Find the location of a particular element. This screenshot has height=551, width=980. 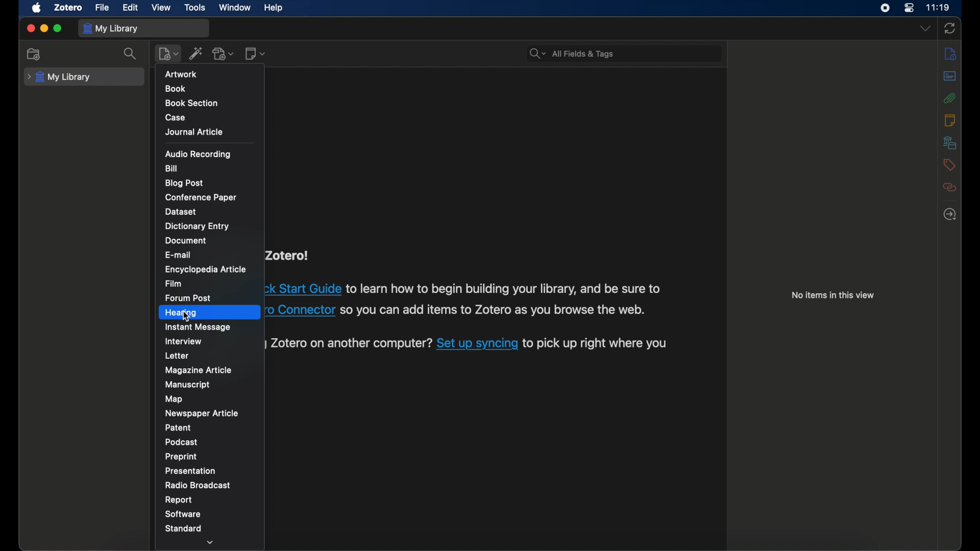

maximize is located at coordinates (58, 28).